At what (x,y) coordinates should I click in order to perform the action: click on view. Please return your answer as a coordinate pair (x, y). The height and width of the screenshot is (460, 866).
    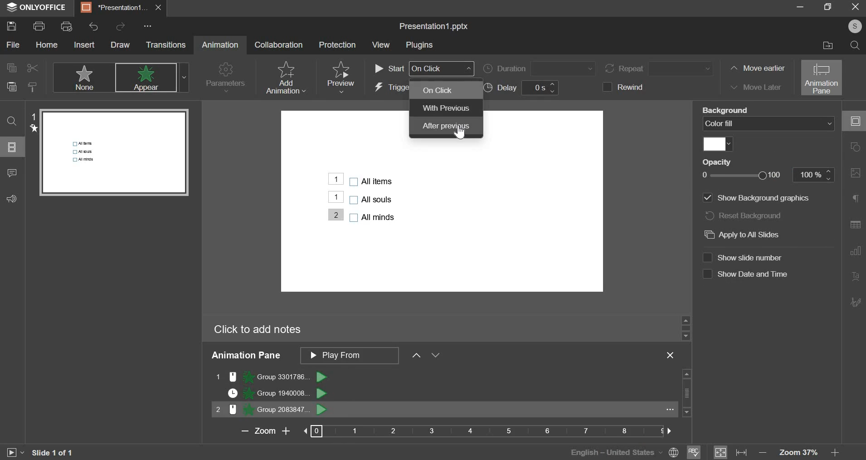
    Looking at the image, I should click on (381, 45).